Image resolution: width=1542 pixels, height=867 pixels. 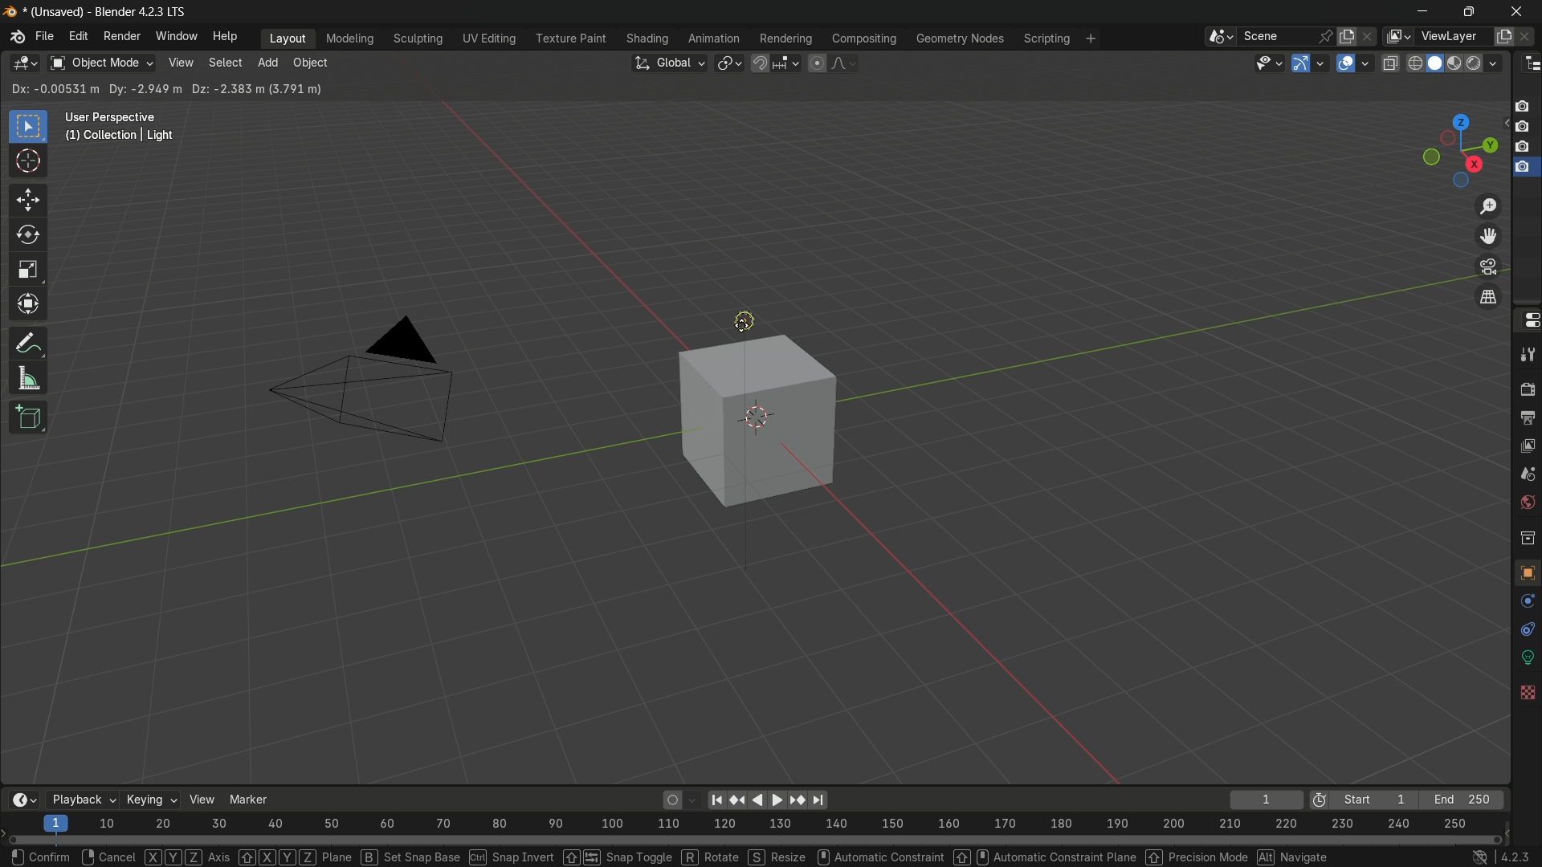 What do you see at coordinates (715, 38) in the screenshot?
I see `animation menu` at bounding box center [715, 38].